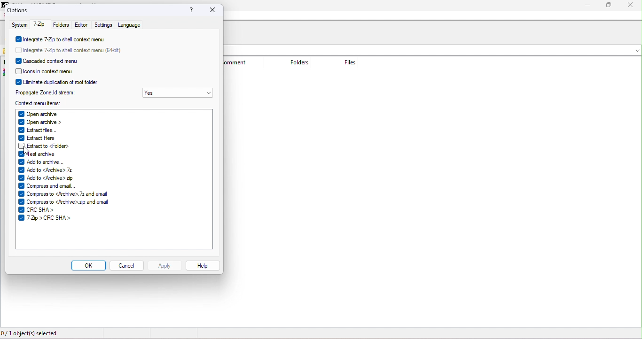  Describe the element at coordinates (178, 93) in the screenshot. I see `yes` at that location.